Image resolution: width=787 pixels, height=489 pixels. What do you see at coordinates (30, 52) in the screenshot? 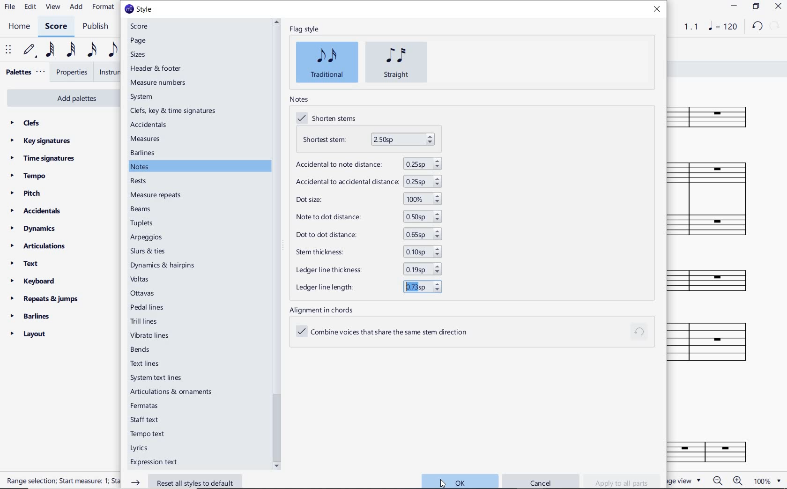
I see `default (step time)` at bounding box center [30, 52].